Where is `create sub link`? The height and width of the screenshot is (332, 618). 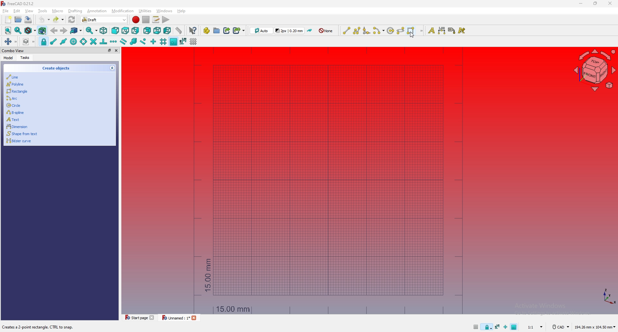 create sub link is located at coordinates (239, 30).